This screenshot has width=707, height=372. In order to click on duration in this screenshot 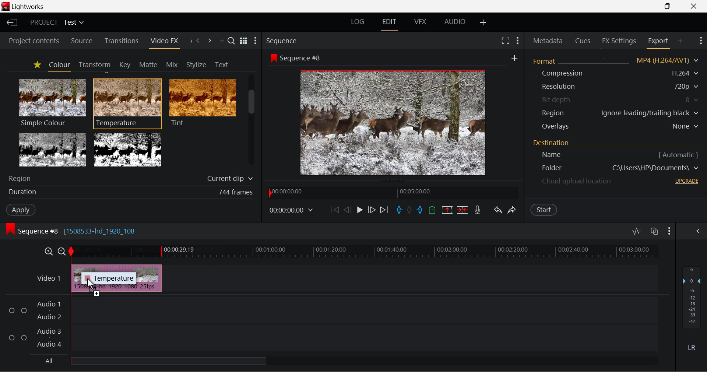, I will do `click(21, 192)`.